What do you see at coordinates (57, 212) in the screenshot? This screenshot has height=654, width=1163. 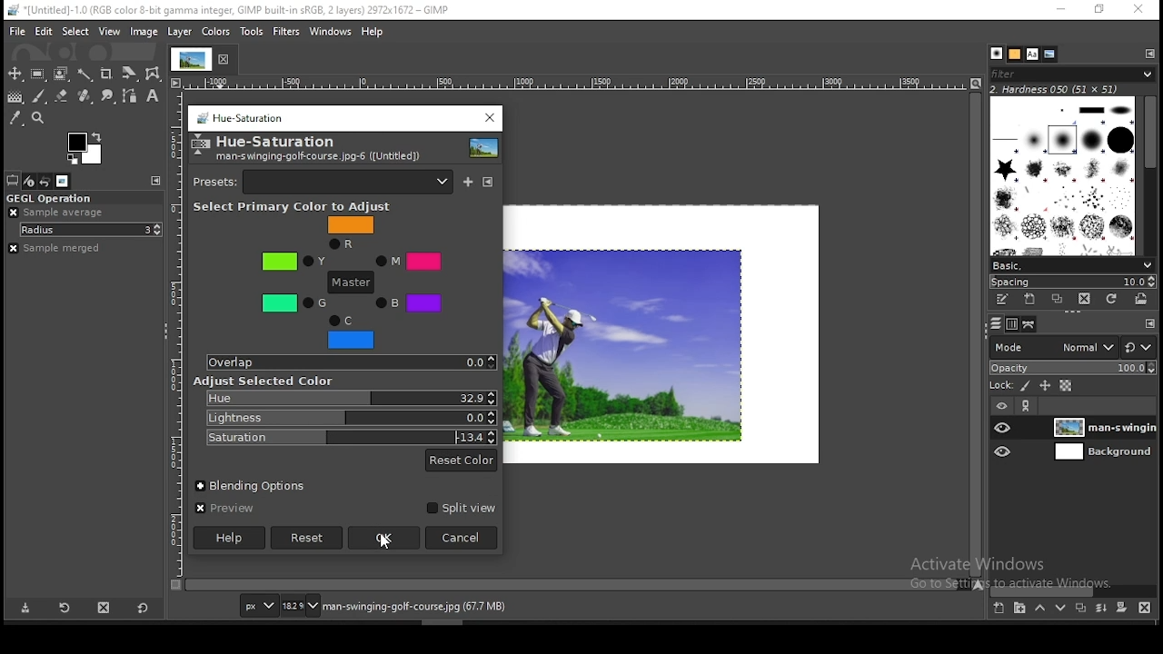 I see `ample average` at bounding box center [57, 212].